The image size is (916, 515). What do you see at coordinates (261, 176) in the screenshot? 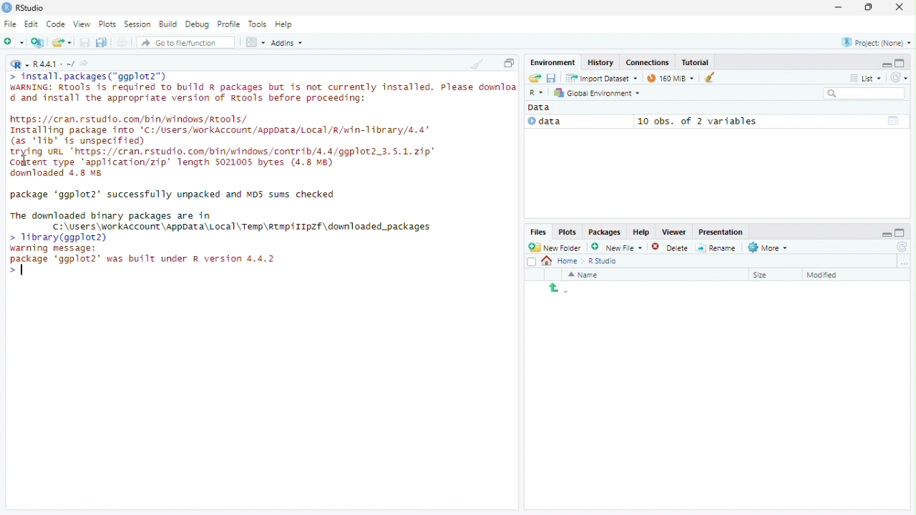
I see `Code - install, packages("ggplot2") WARNING: Rtools is required to build a packages but is not currently installed. Please dounlo d and install the appropriate version of Rtools before proceeding: https://cran.rstudio.com/bin/windows/tools/Installing package into 'C:/Users/workAccount/AppData/Local/R/win-11brary/4,4 (as 'Tib' is unspecified) trying URL "https://cran.rstudio.com/bin/windows/contrib/4.4/ggplot2.3.5.1.21p Content type application/zip" length 5021005 bytes (4.8 MB) dounloaded 4.8 8 package 'ggplot2' successfully unpacked and NOS sums checked. The downloaded binary packages are in 기 C:\Users\workAccount\AppData\Local\Temp\Rtap/1IpZf\downloaded packages` at bounding box center [261, 176].